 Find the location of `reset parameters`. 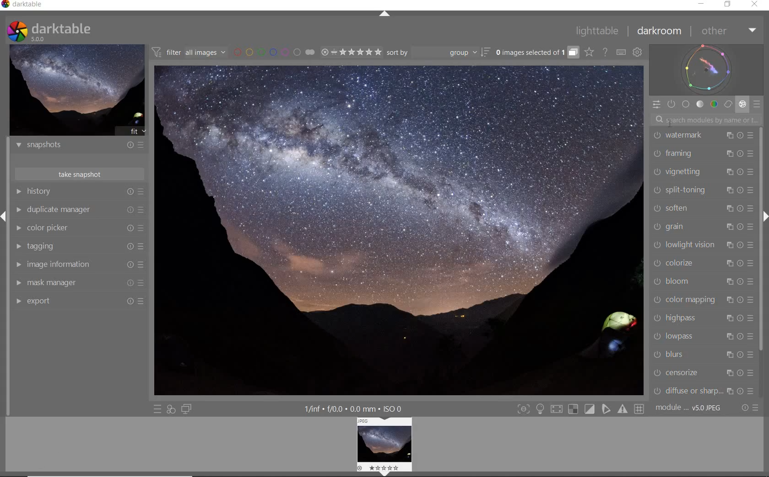

reset parameters is located at coordinates (741, 335).